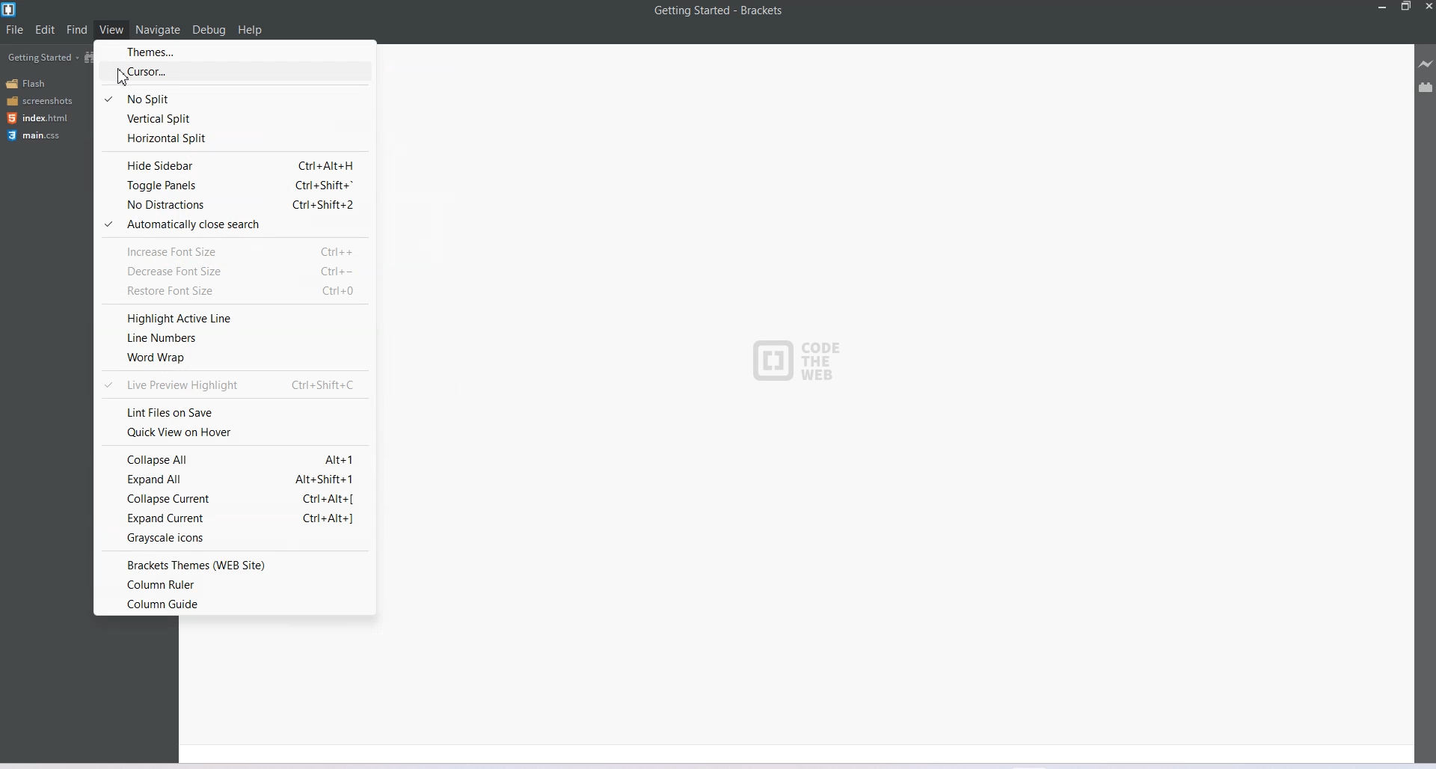 Image resolution: width=1436 pixels, height=769 pixels. Describe the element at coordinates (234, 458) in the screenshot. I see `Collapse all` at that location.